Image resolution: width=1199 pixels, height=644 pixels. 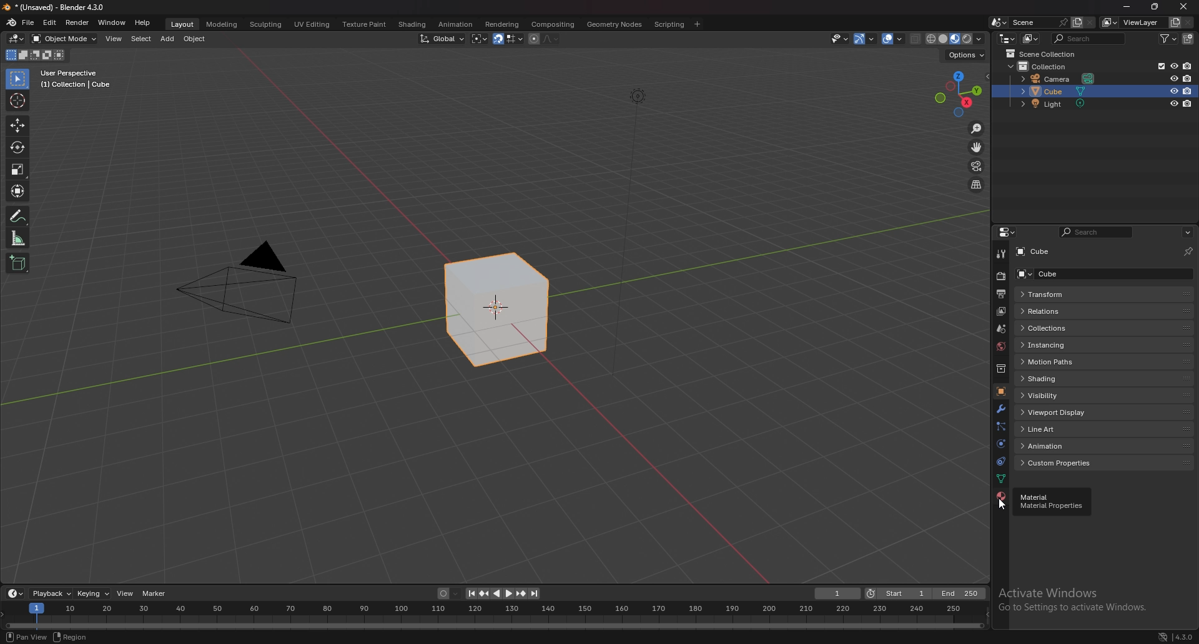 I want to click on browse scene, so click(x=999, y=22).